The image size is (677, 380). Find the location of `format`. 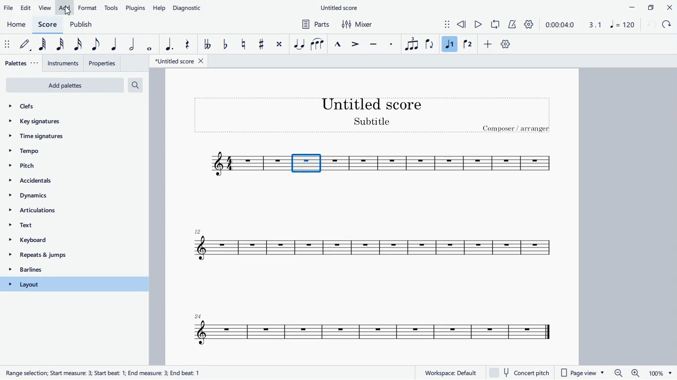

format is located at coordinates (88, 7).